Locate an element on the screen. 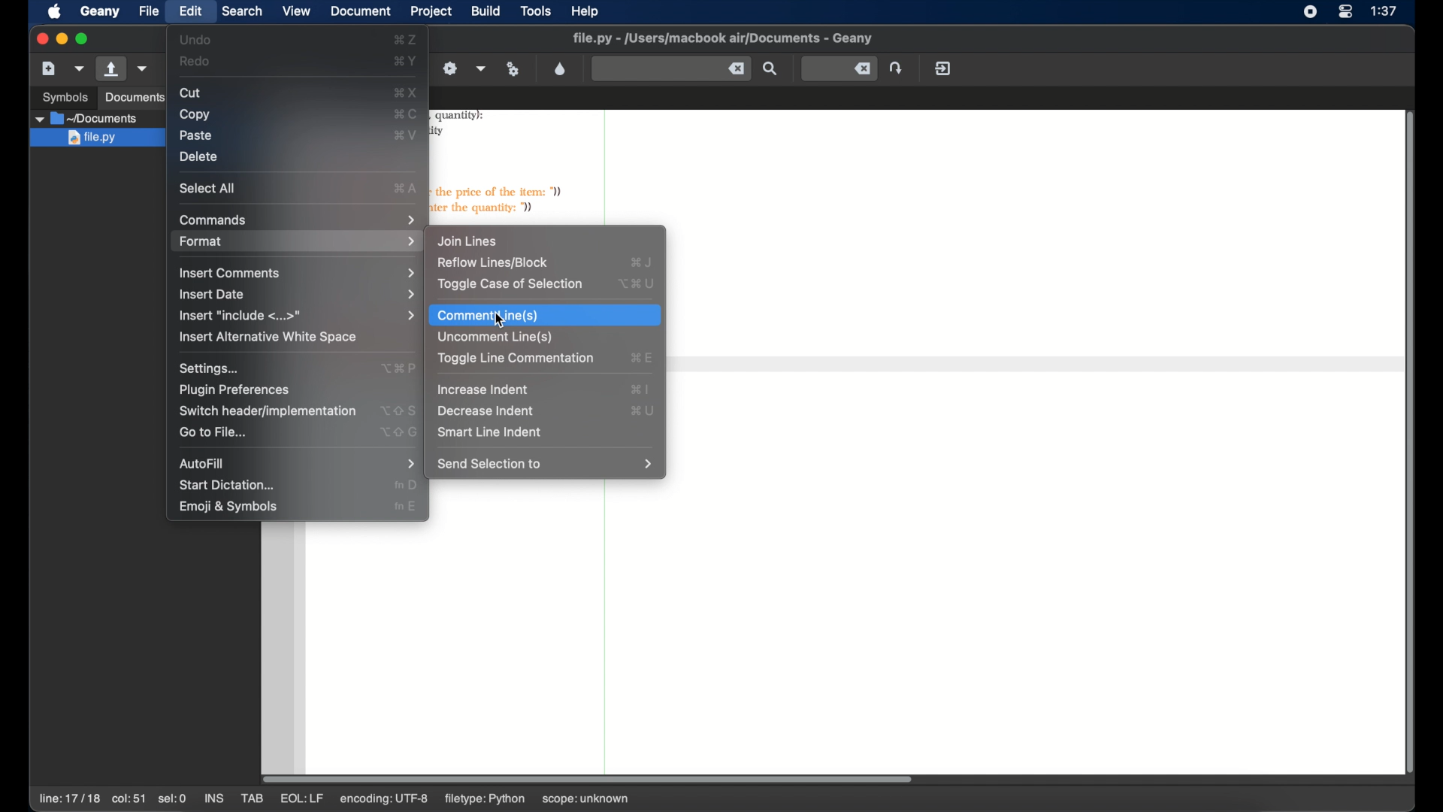  undo is located at coordinates (195, 40).